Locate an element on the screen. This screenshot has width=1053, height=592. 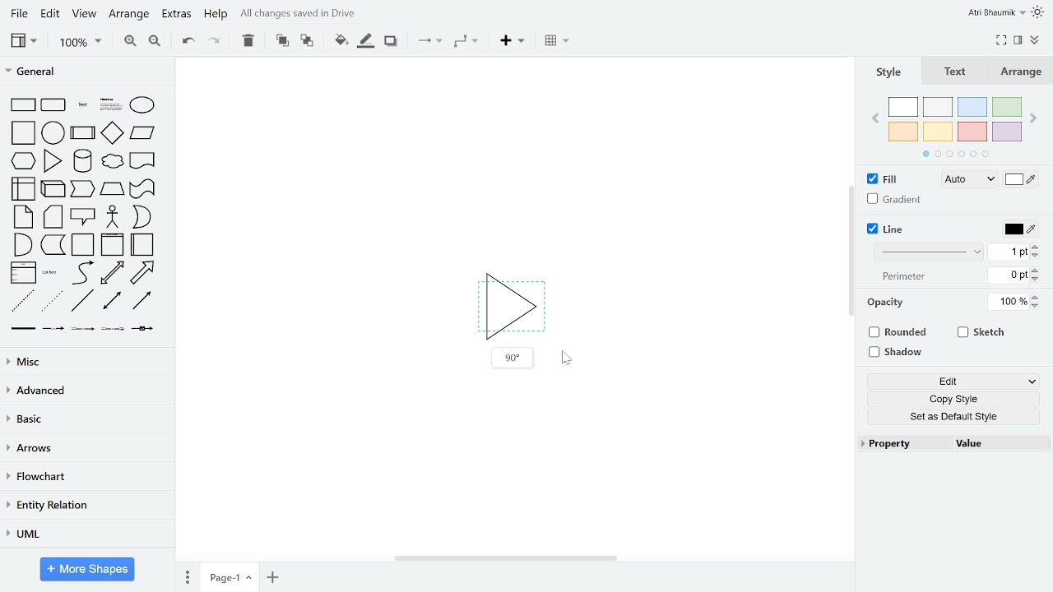
redo is located at coordinates (215, 41).